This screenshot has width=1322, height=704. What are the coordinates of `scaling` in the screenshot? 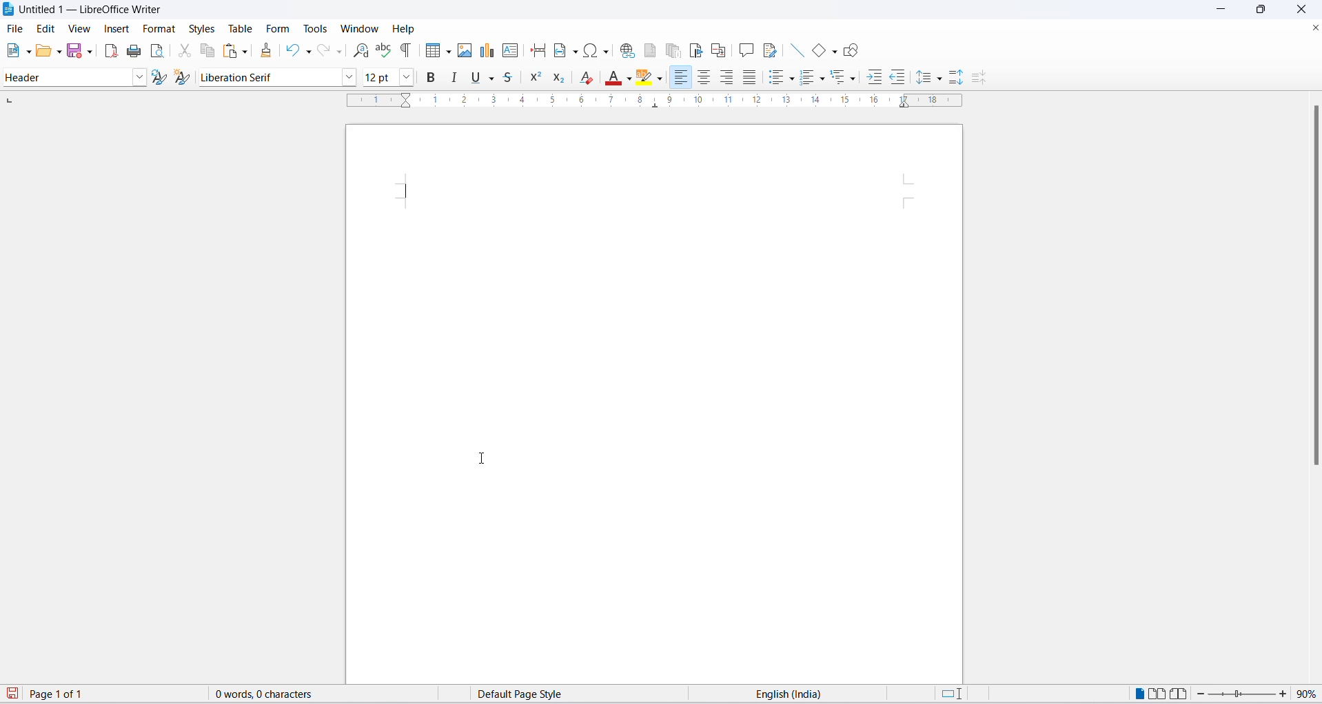 It's located at (662, 107).